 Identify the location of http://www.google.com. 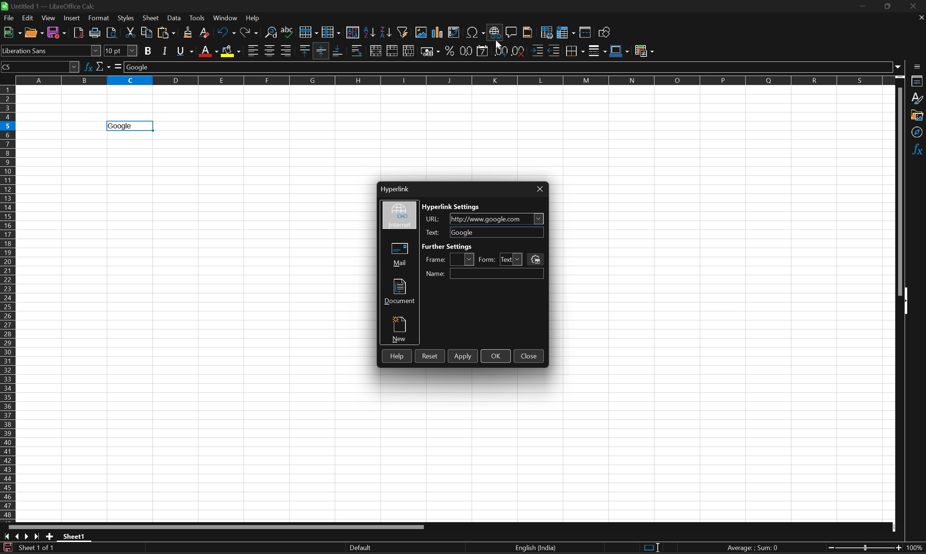
(485, 220).